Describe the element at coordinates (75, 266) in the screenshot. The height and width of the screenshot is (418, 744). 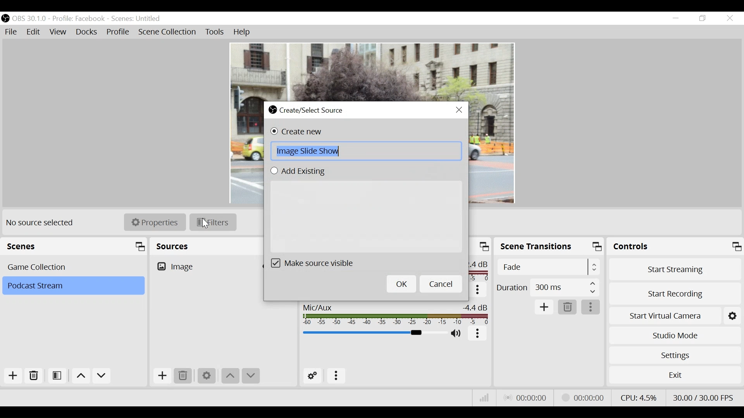
I see `Scene` at that location.